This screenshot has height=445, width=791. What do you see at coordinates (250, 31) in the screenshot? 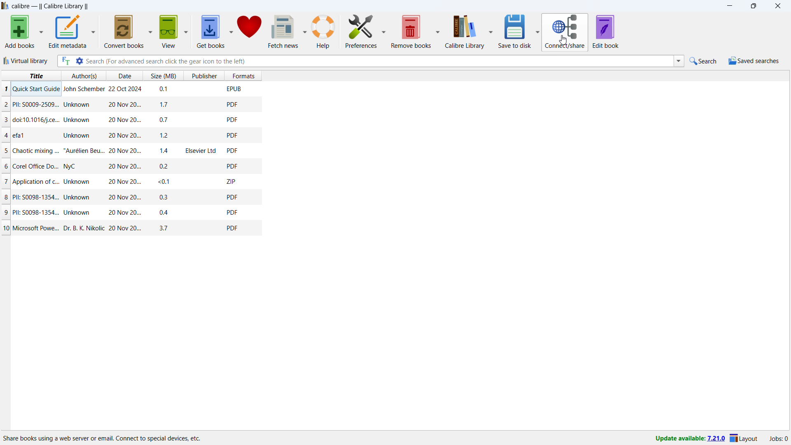
I see `donate to calibre` at bounding box center [250, 31].